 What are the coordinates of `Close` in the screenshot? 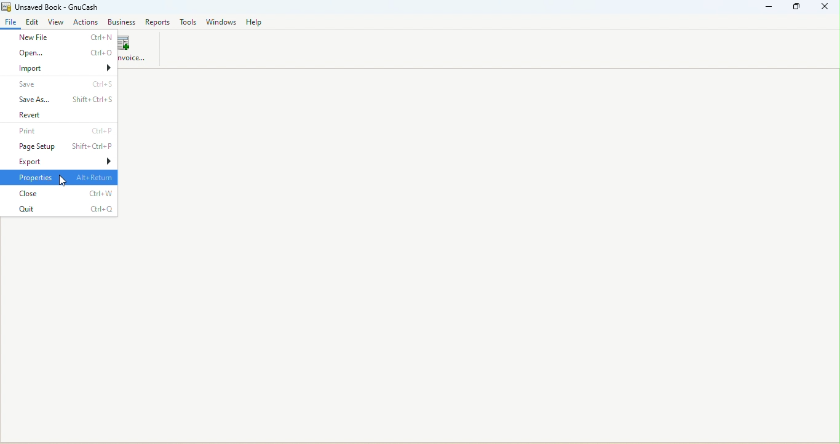 It's located at (58, 194).